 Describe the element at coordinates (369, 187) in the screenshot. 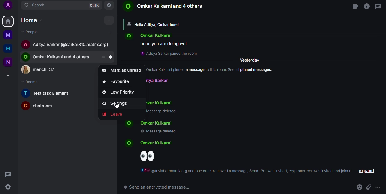

I see `attach` at that location.